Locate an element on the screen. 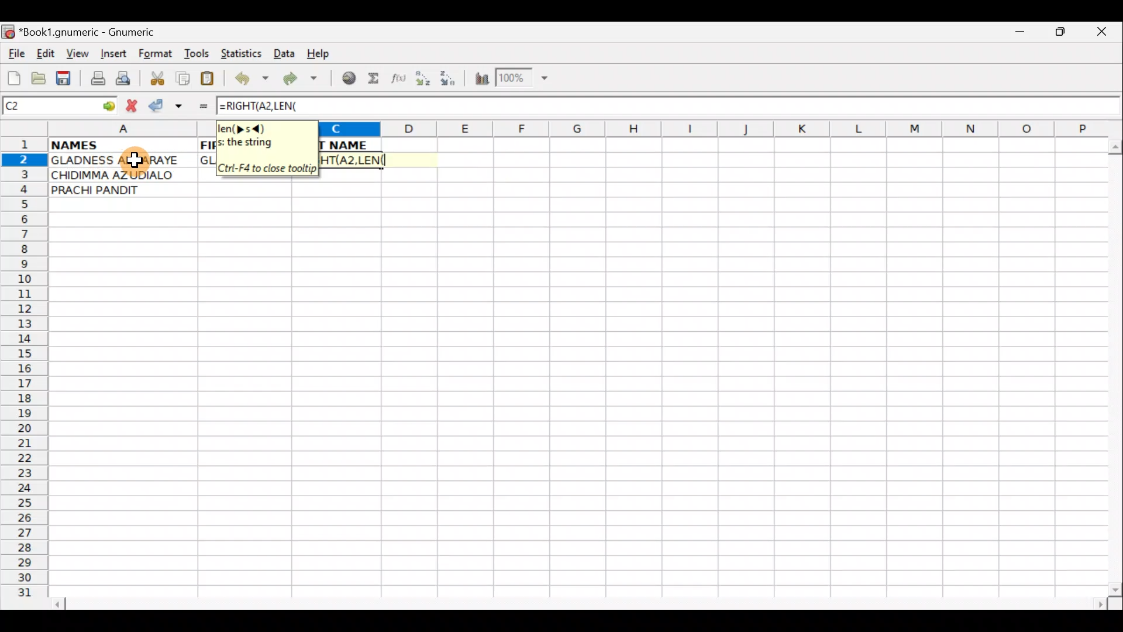 This screenshot has width=1123, height=632. Insert is located at coordinates (113, 54).